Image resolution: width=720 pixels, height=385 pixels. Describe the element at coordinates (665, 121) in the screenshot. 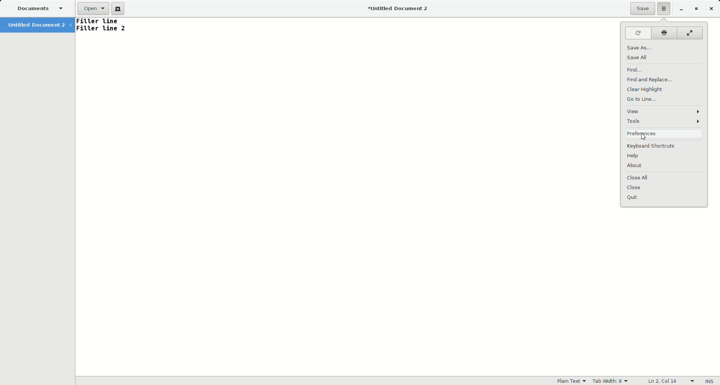

I see `Tools` at that location.